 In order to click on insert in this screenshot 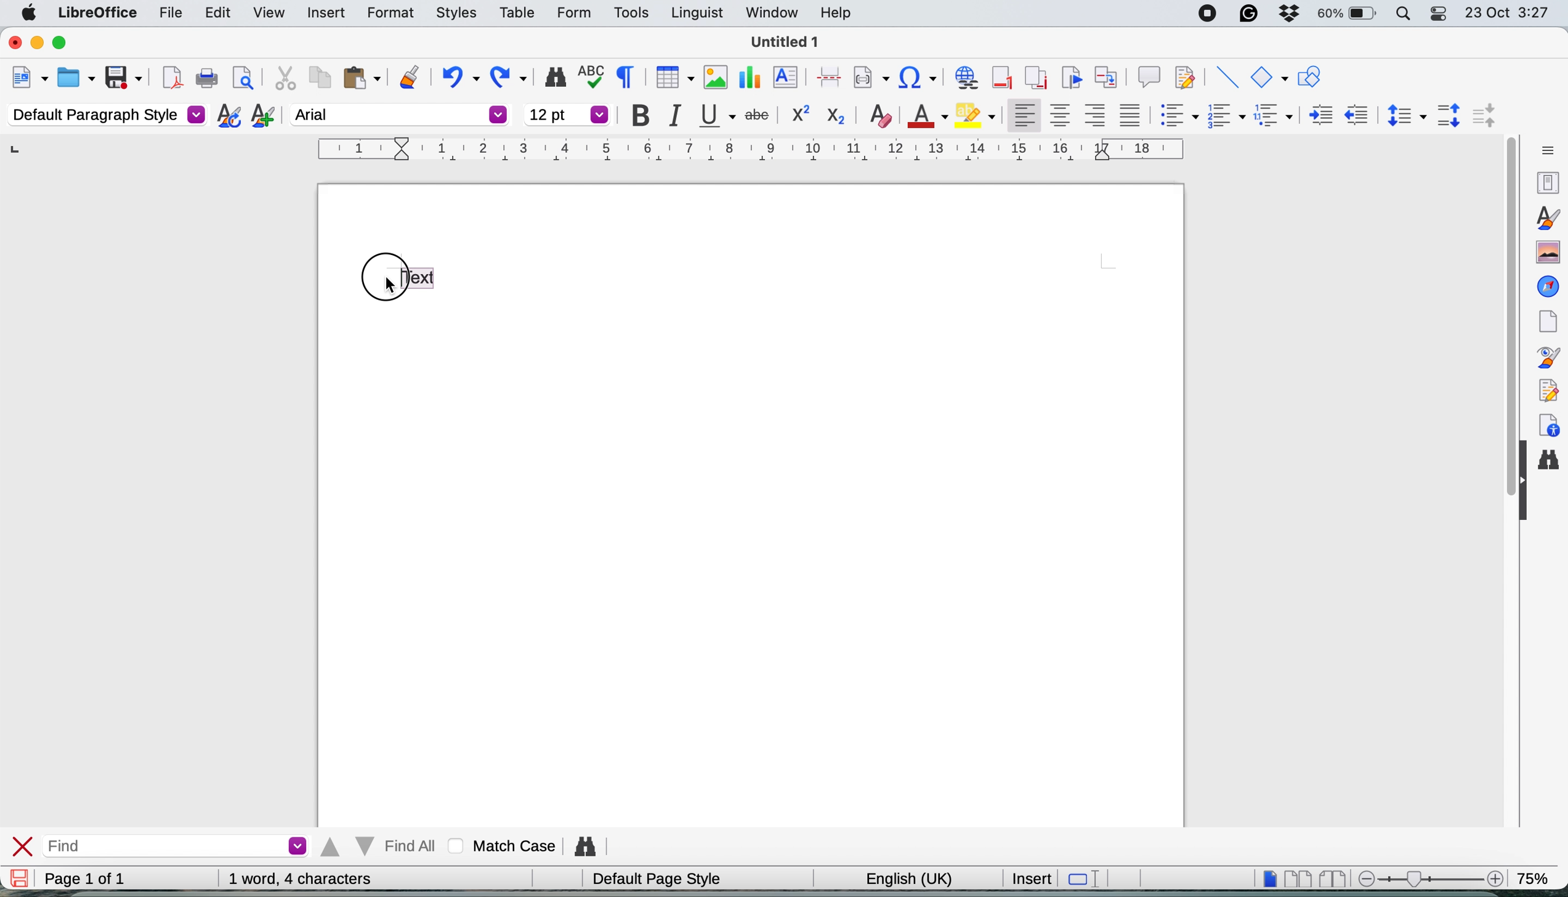, I will do `click(1030, 878)`.